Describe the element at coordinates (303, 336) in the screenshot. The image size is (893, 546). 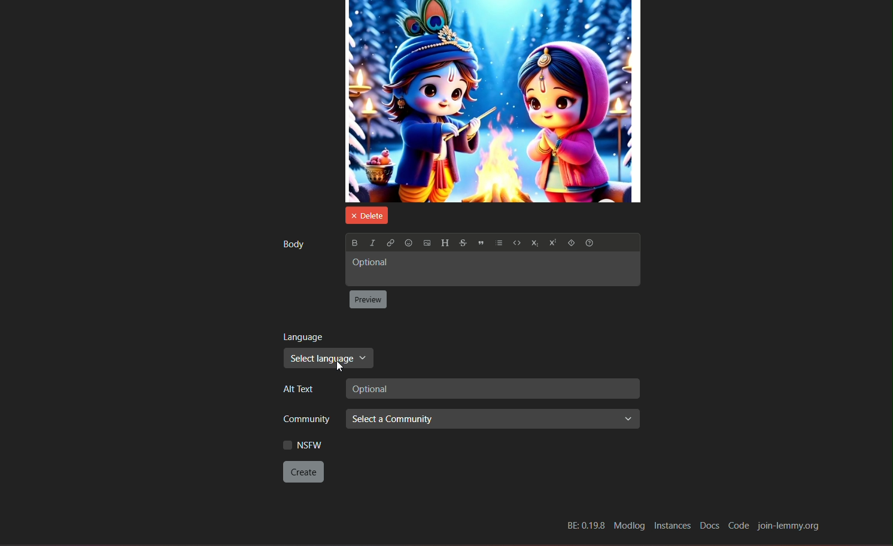
I see `language` at that location.